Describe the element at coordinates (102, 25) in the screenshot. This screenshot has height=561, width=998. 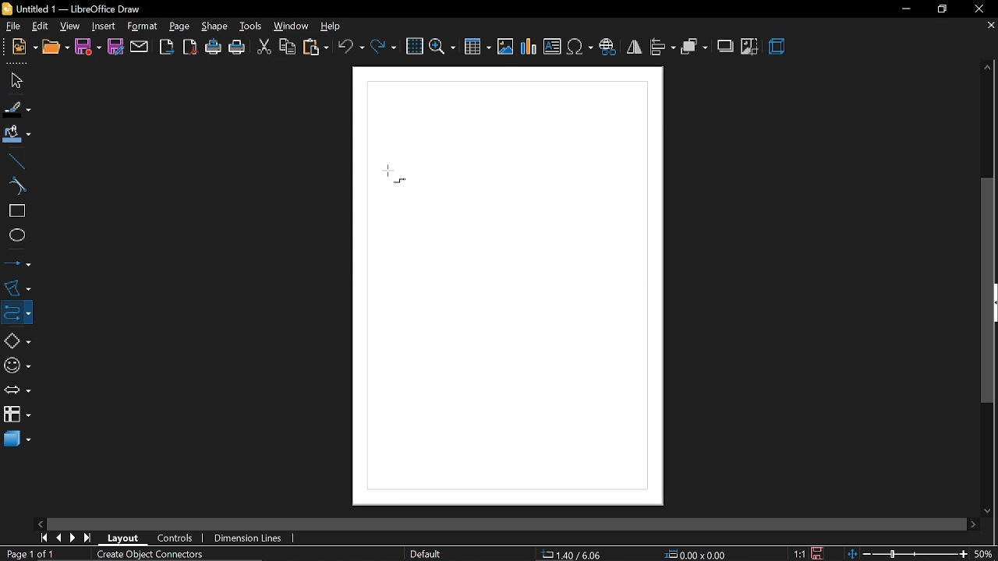
I see `Insert` at that location.